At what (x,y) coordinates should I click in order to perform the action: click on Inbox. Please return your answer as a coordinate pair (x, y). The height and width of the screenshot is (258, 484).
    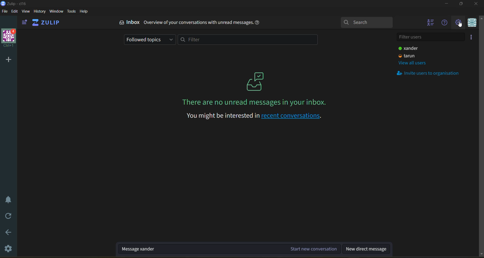
    Looking at the image, I should click on (134, 22).